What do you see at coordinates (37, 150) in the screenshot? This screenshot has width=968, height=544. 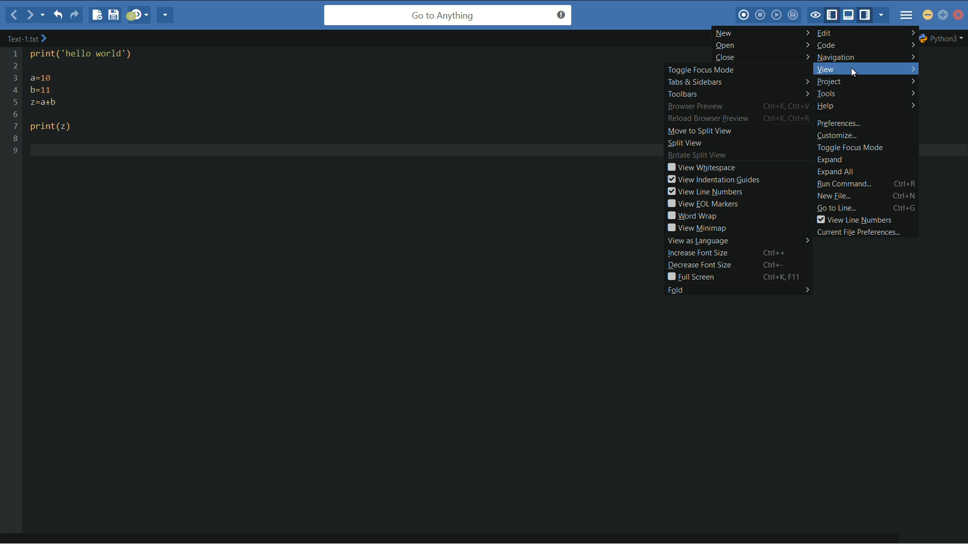 I see `text cursor` at bounding box center [37, 150].